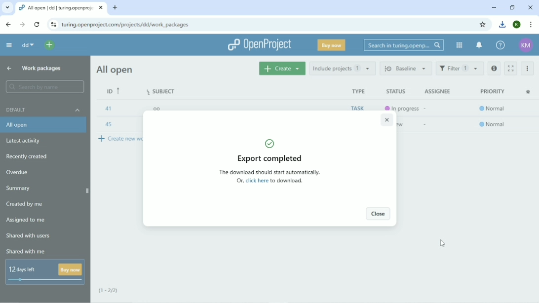 This screenshot has width=539, height=303. Describe the element at coordinates (27, 252) in the screenshot. I see `Shared with me` at that location.